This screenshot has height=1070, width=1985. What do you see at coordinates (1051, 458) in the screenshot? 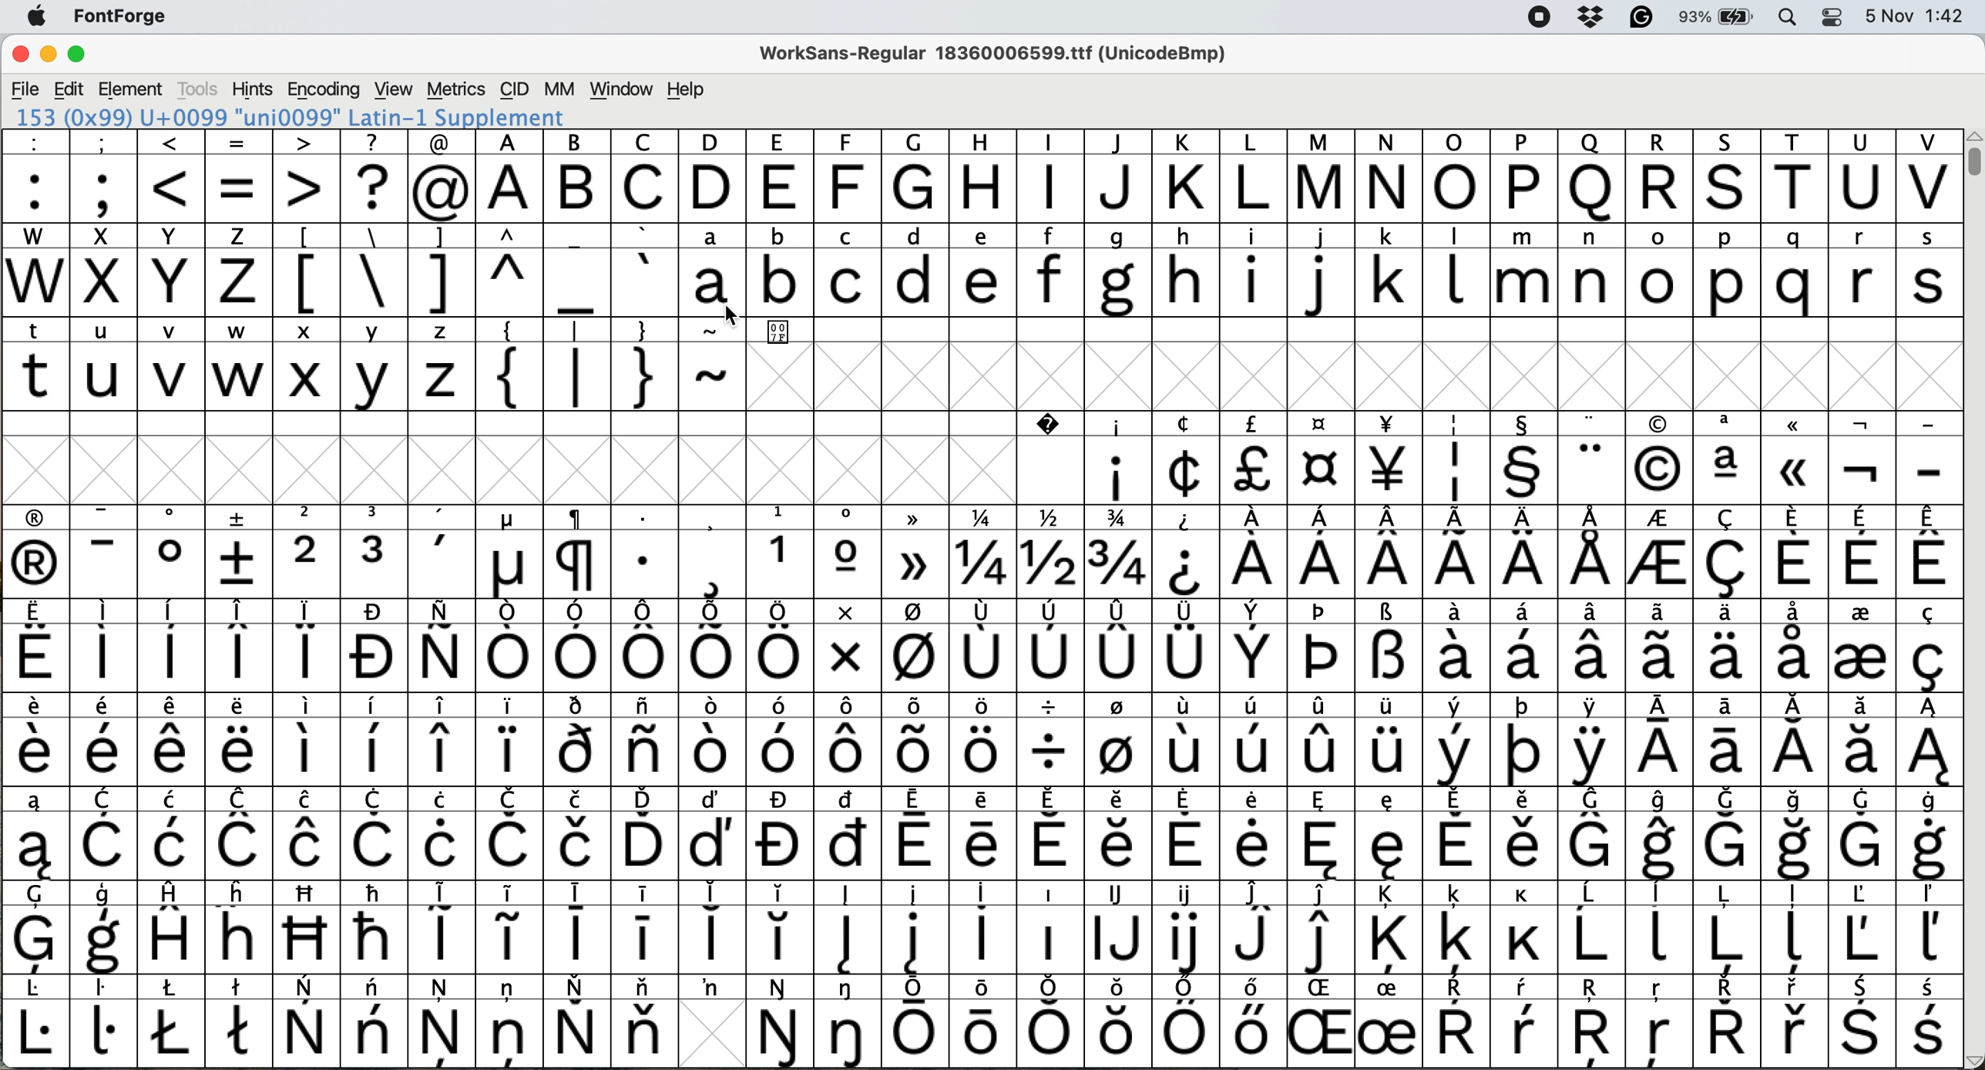
I see `Symbol` at bounding box center [1051, 458].